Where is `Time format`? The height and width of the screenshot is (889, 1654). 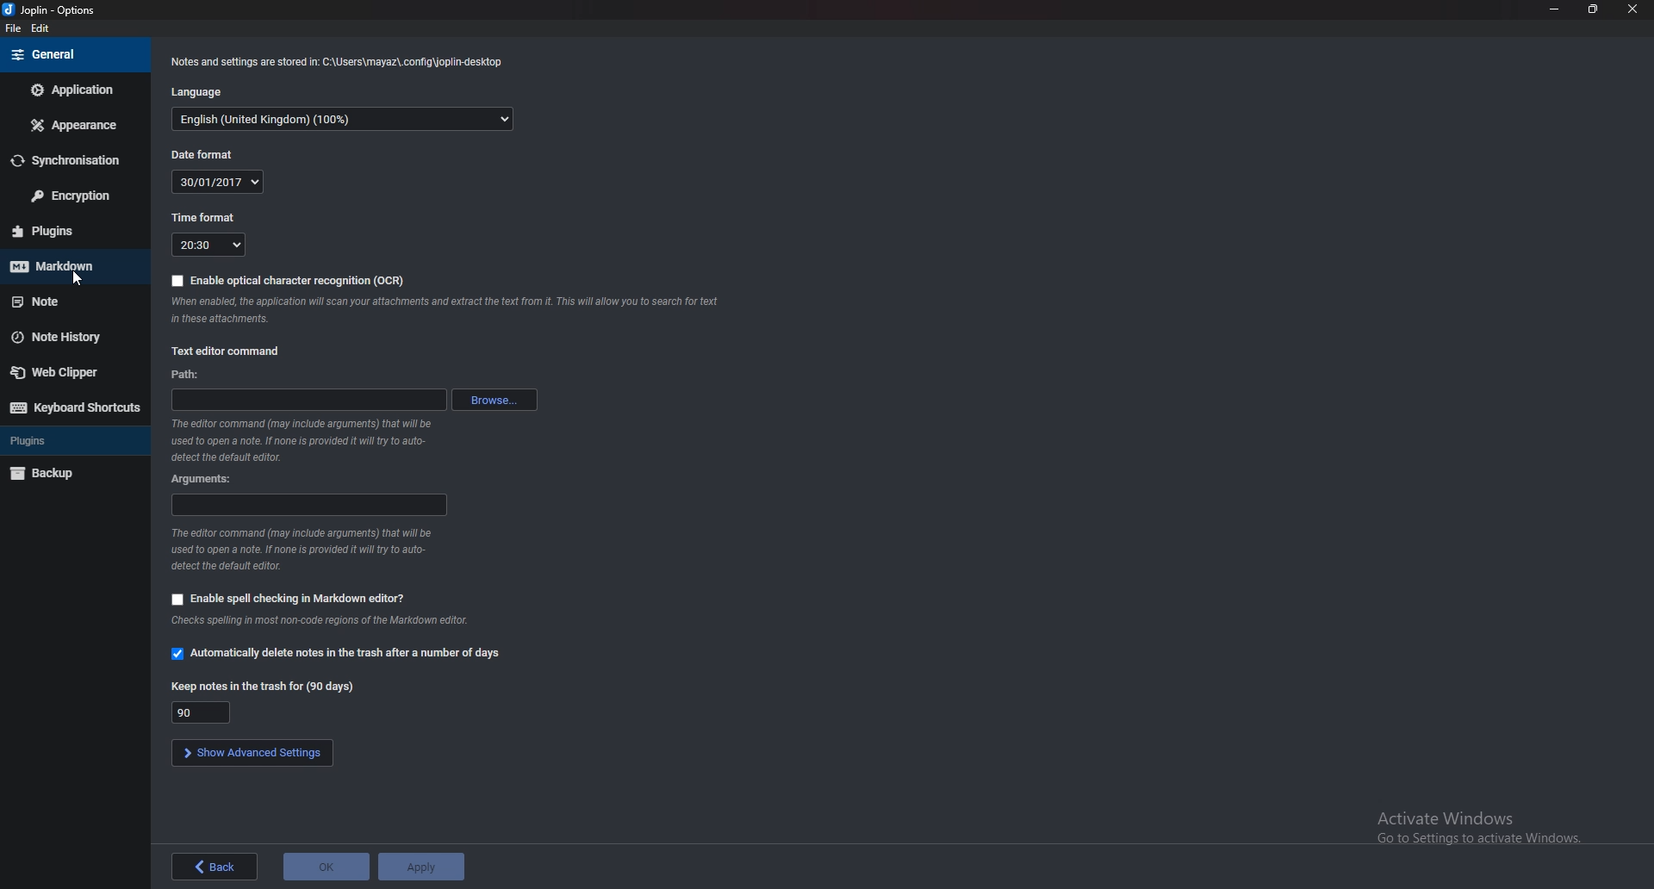
Time format is located at coordinates (205, 217).